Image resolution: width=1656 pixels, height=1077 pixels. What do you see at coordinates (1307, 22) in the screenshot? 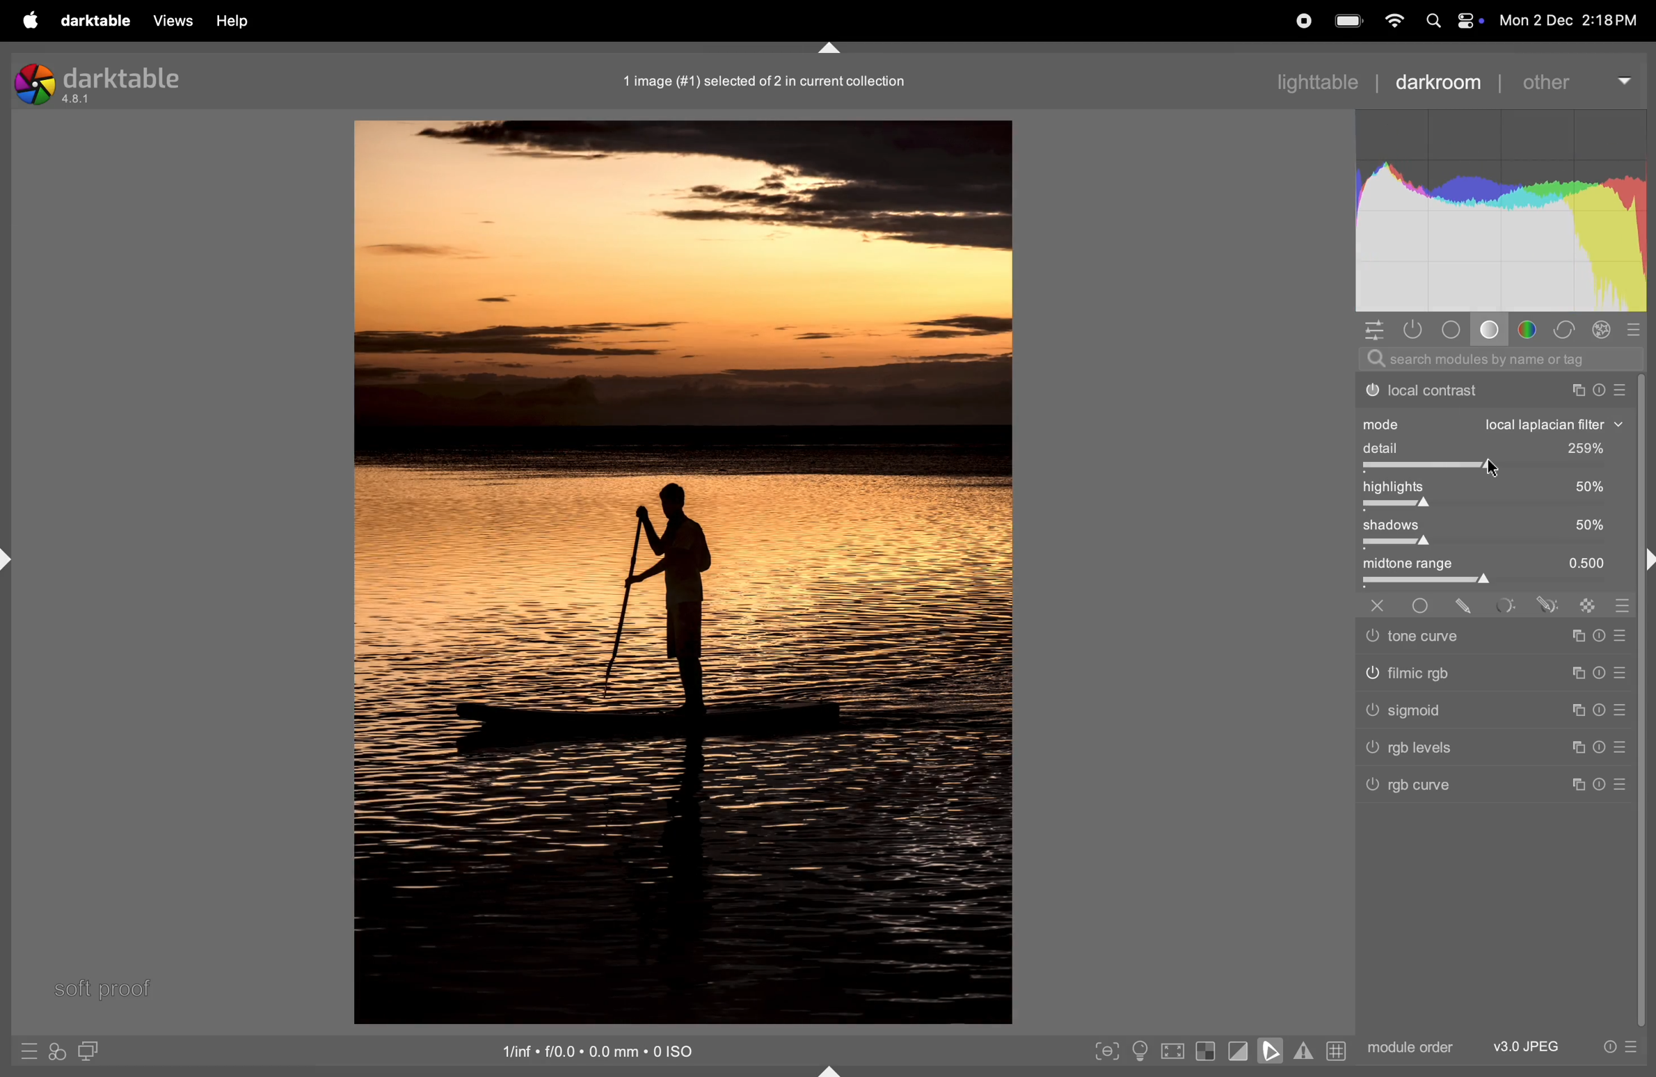
I see `record` at bounding box center [1307, 22].